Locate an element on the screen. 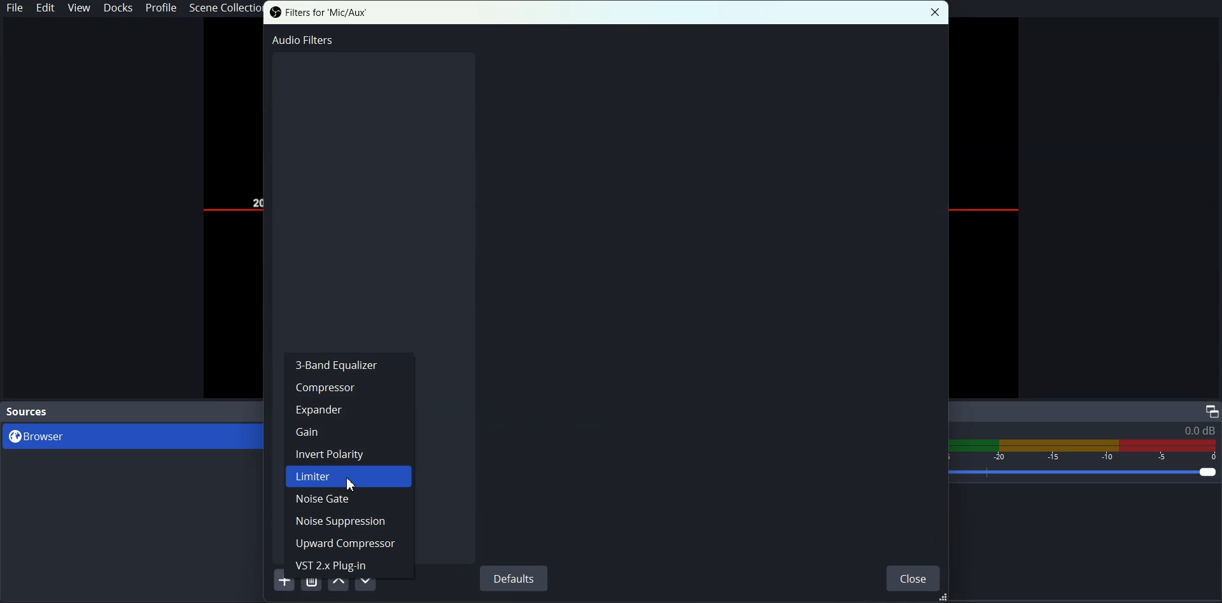 Image resolution: width=1222 pixels, height=603 pixels. Add Filter is located at coordinates (283, 584).